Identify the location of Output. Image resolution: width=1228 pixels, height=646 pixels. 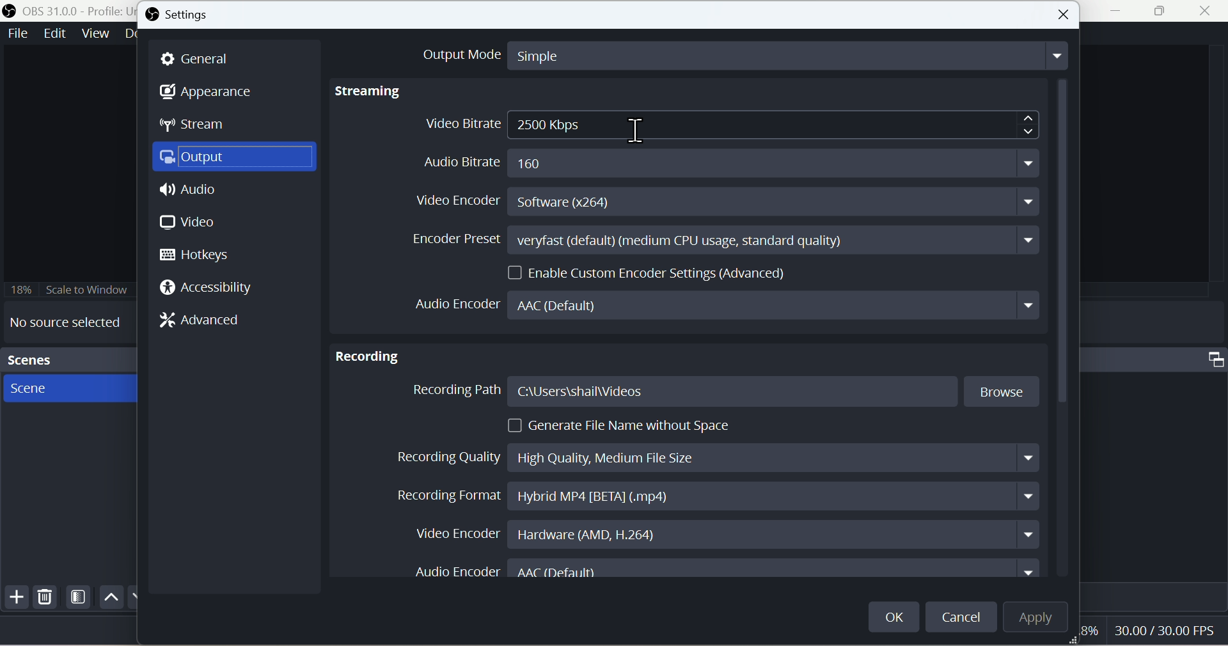
(238, 160).